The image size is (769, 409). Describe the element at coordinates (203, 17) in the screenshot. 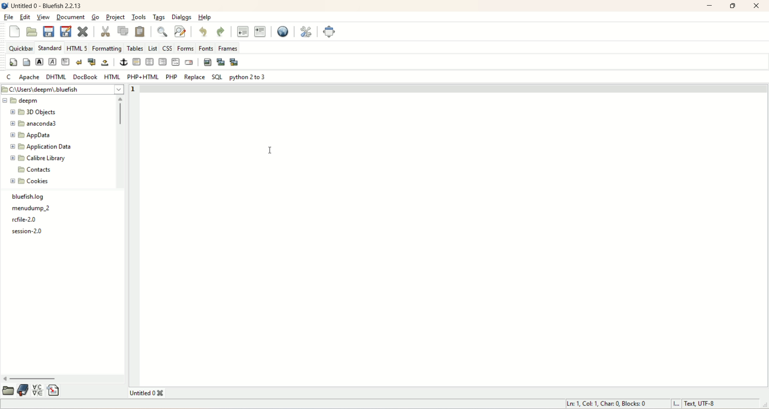

I see `help` at that location.